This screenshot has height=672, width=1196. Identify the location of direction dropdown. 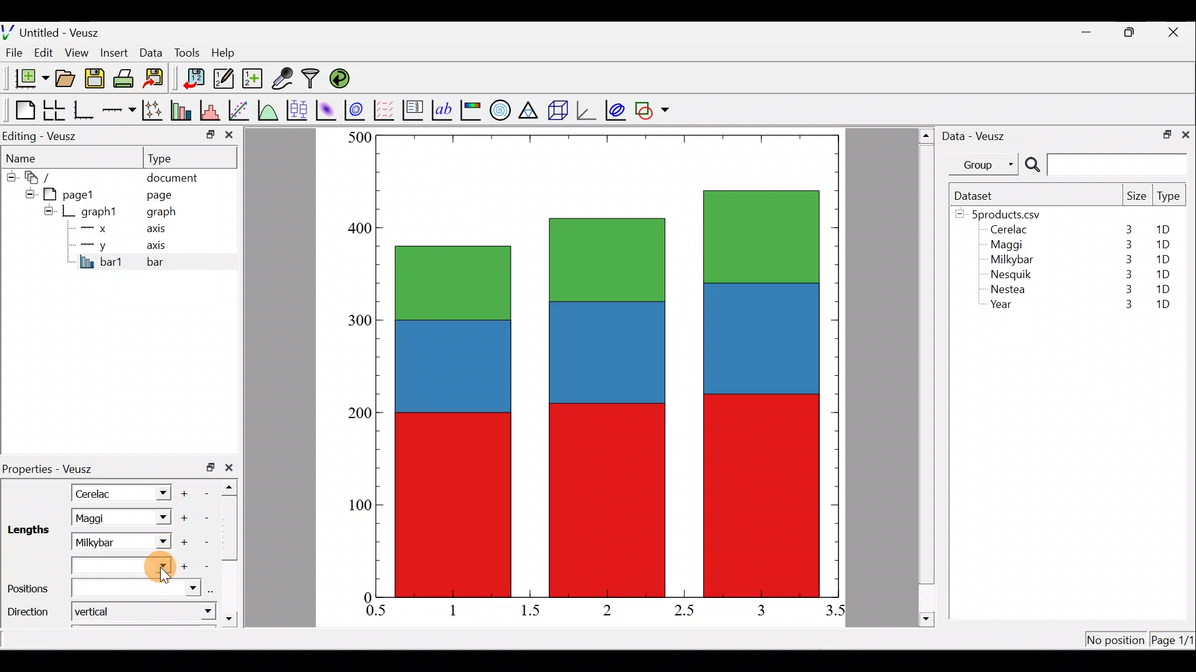
(195, 611).